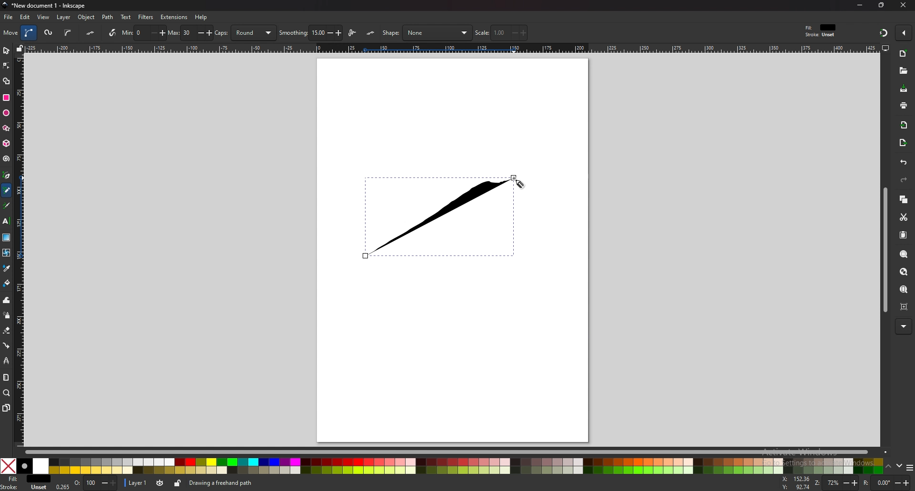 This screenshot has width=915, height=491. I want to click on open, so click(904, 70).